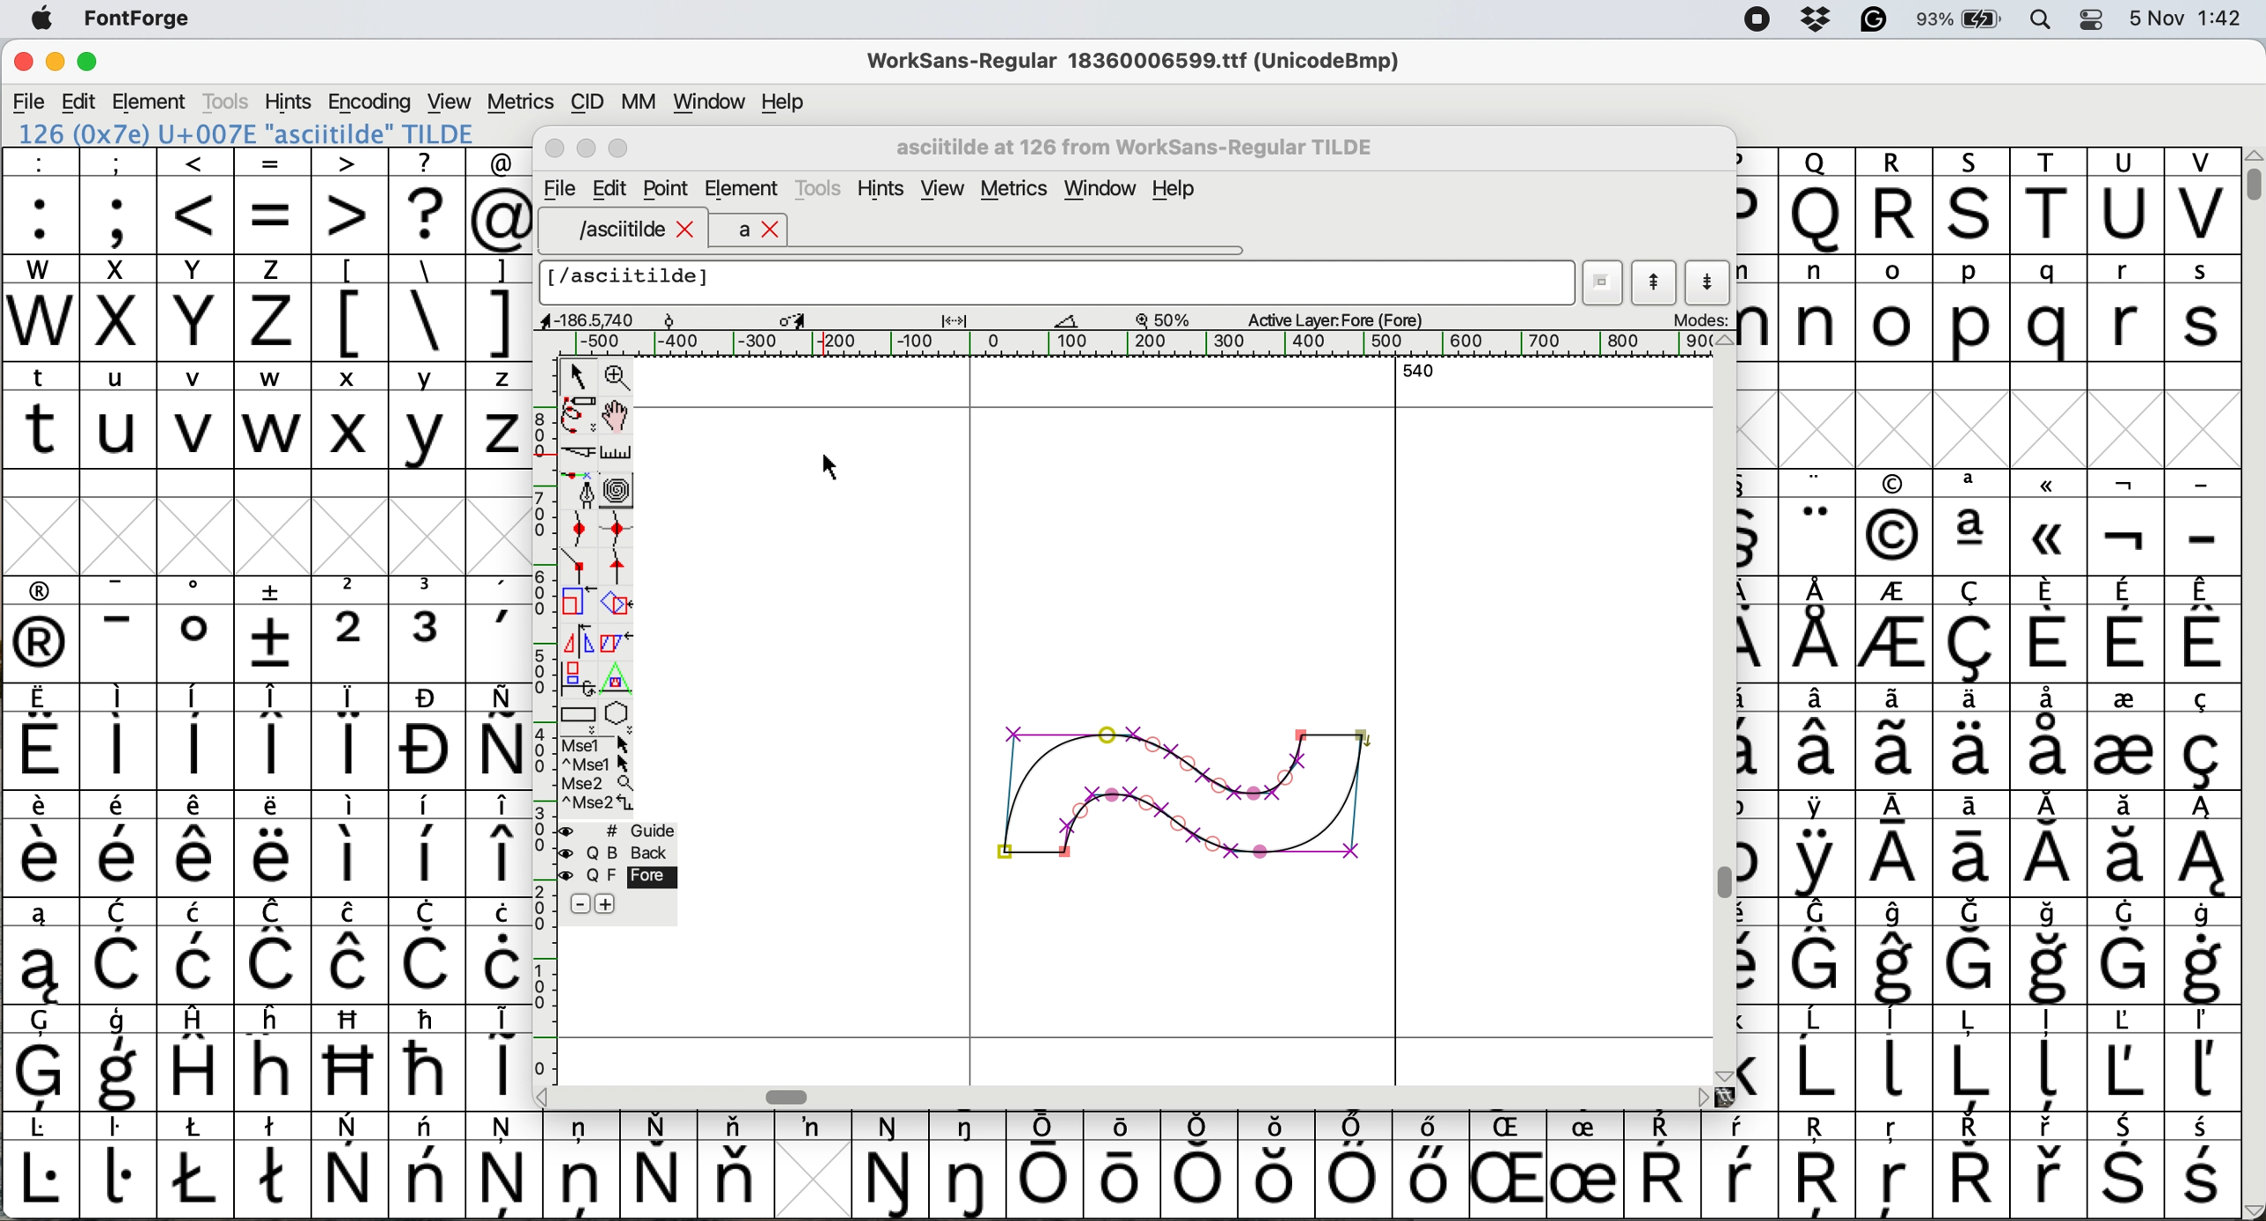 The height and width of the screenshot is (1221, 2266). Describe the element at coordinates (1127, 1162) in the screenshot. I see `symbol` at that location.